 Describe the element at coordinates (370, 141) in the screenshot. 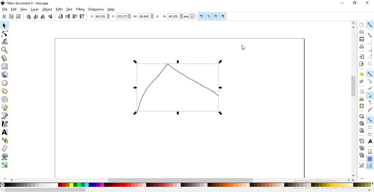

I see `snap text anchors and baseline` at that location.